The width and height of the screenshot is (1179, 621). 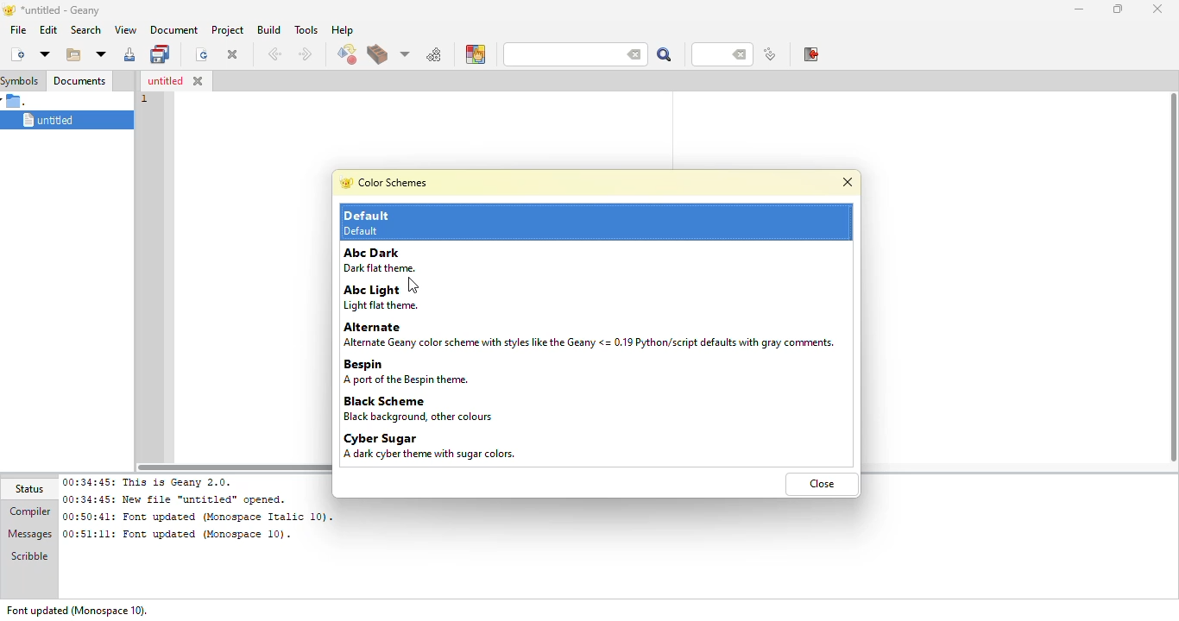 I want to click on edit, so click(x=48, y=30).